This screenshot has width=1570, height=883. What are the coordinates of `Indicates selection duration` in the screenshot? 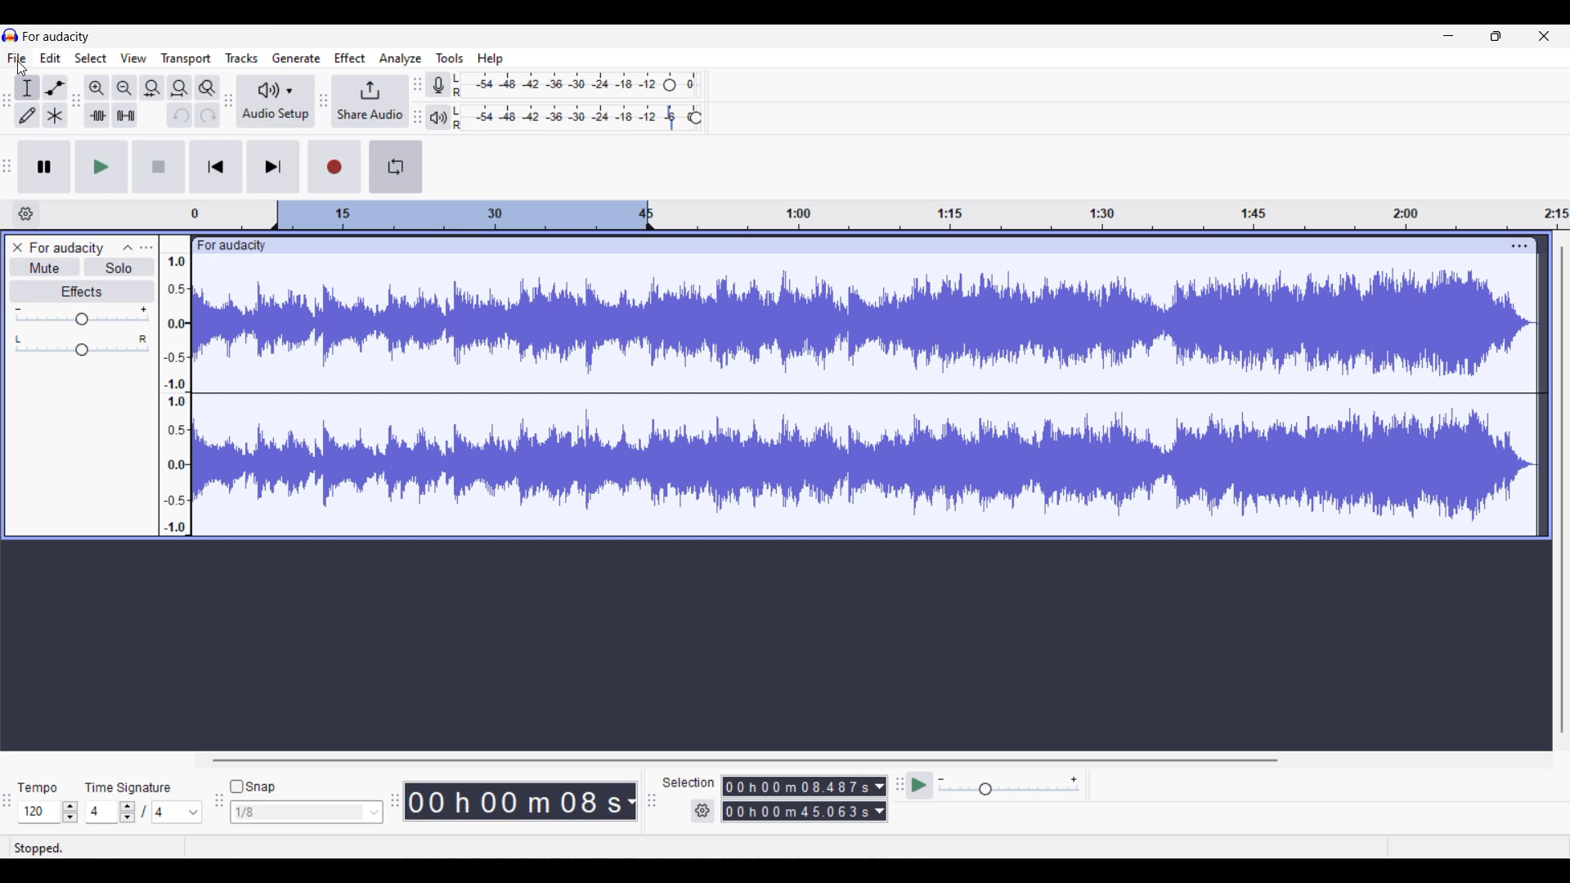 It's located at (689, 782).